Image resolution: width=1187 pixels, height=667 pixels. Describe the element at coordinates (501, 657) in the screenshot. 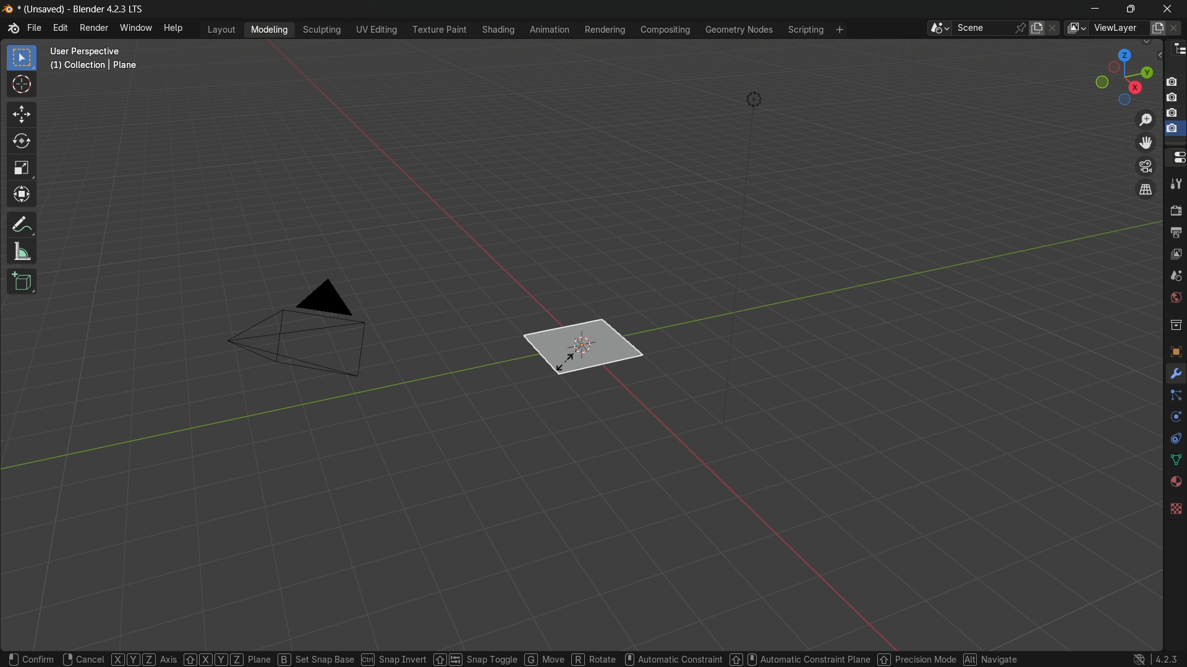

I see `snap toggle G` at that location.